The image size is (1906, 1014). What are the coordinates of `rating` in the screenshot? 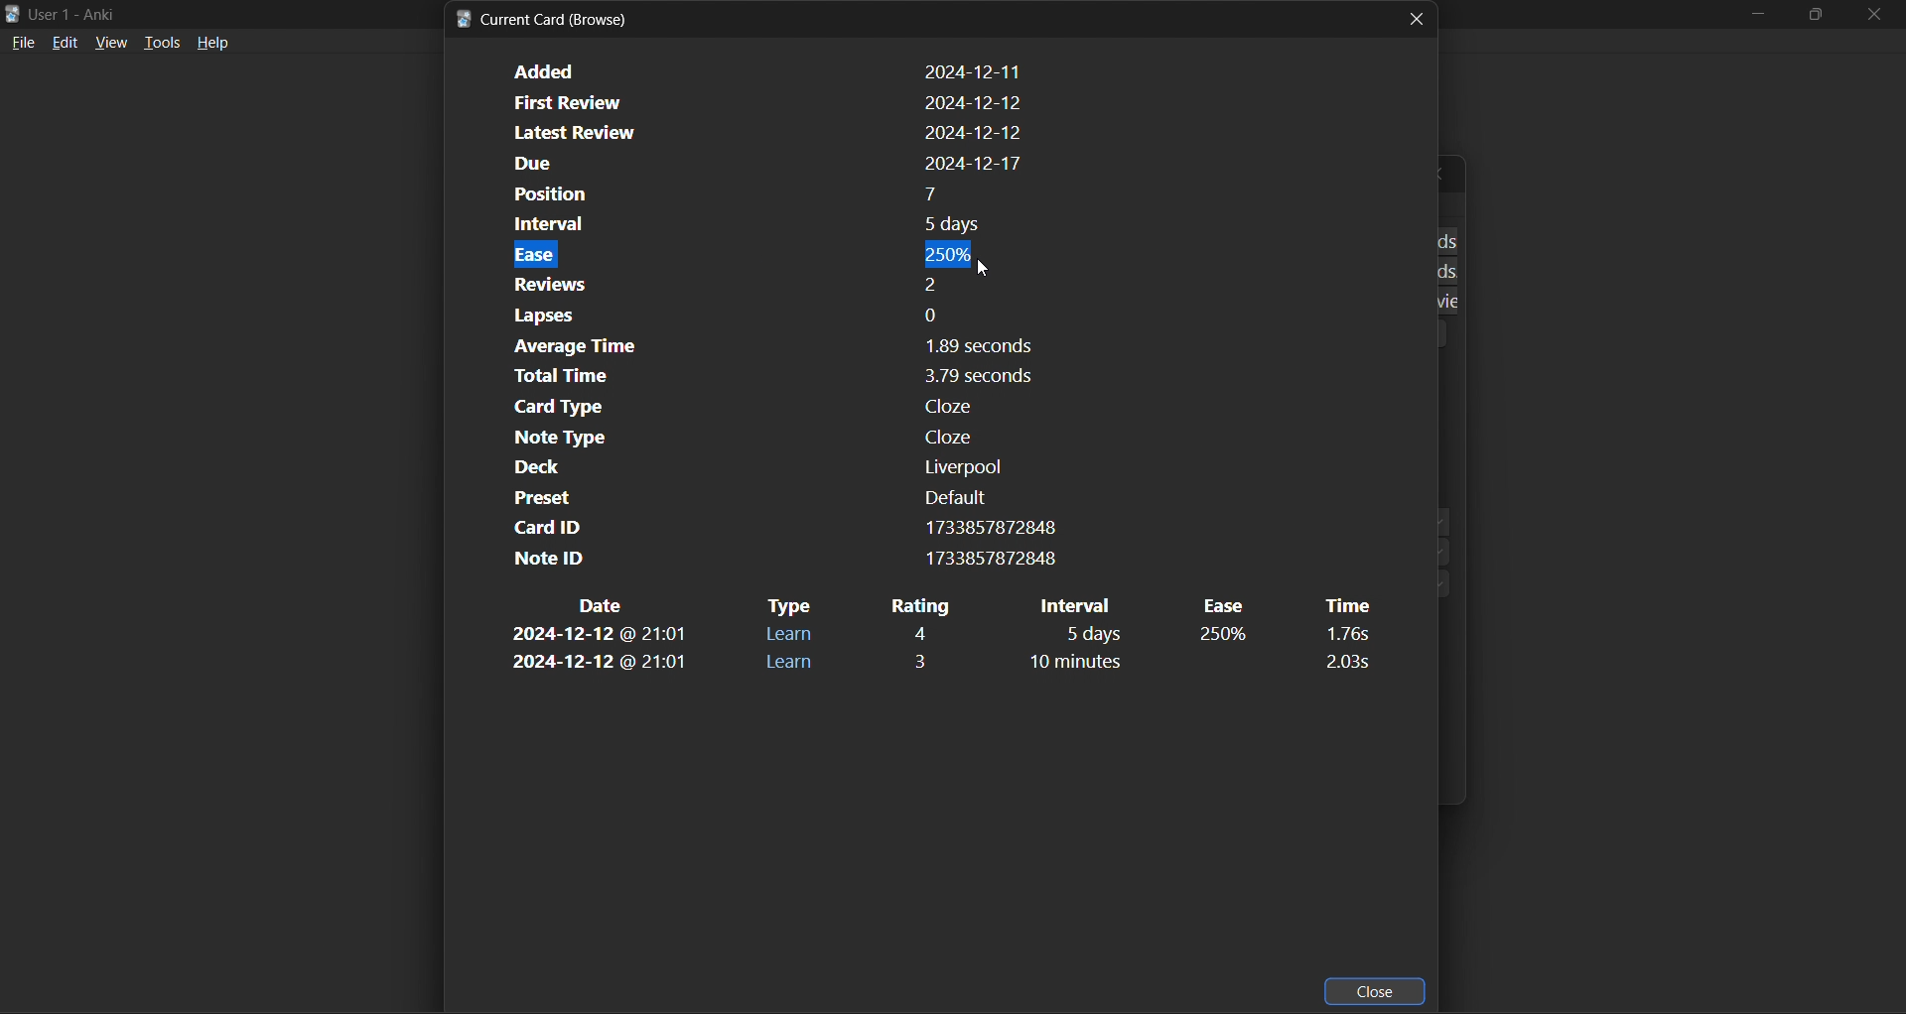 It's located at (923, 633).